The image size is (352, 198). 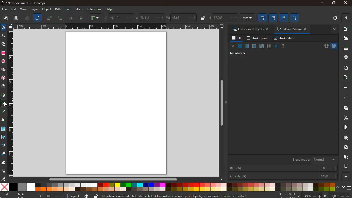 What do you see at coordinates (346, 138) in the screenshot?
I see `find` at bounding box center [346, 138].